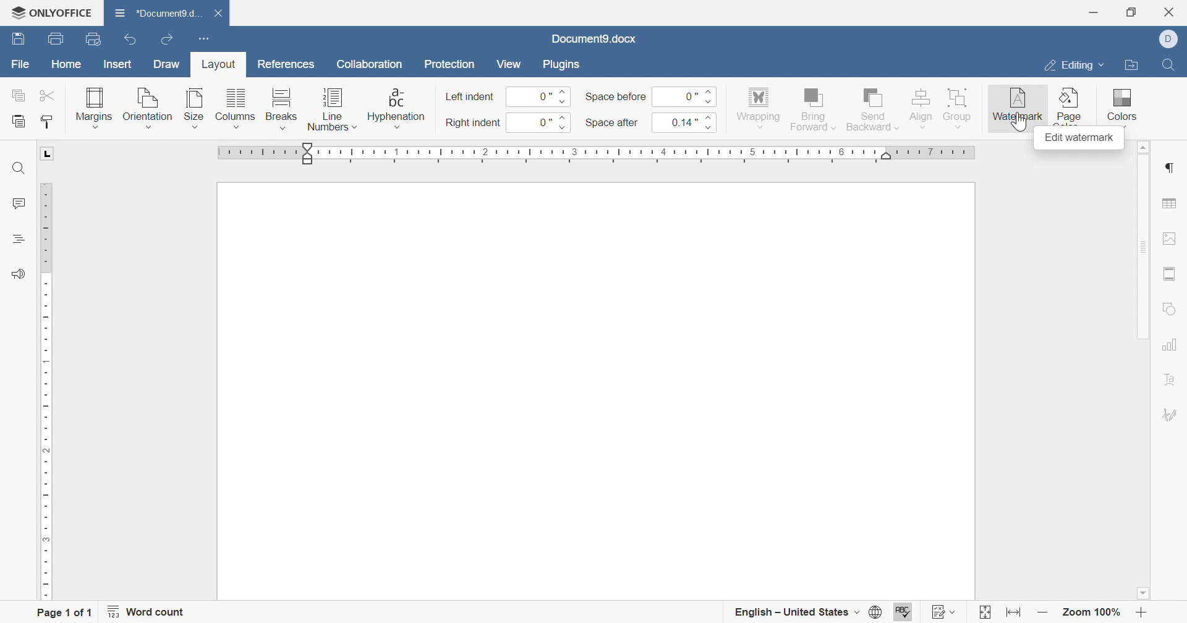  I want to click on collaboration, so click(372, 67).